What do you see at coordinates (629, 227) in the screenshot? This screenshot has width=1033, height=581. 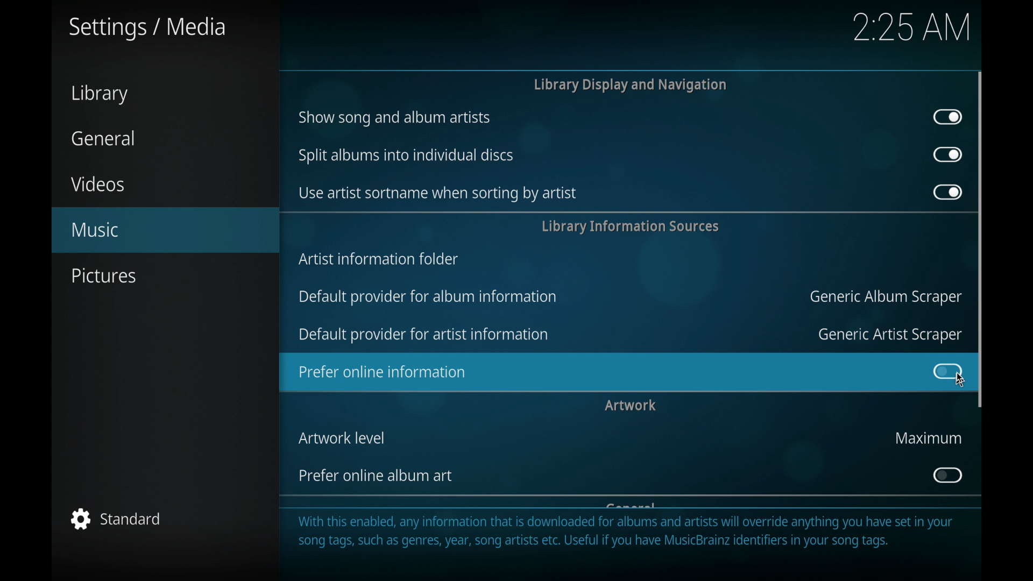 I see `library information services` at bounding box center [629, 227].